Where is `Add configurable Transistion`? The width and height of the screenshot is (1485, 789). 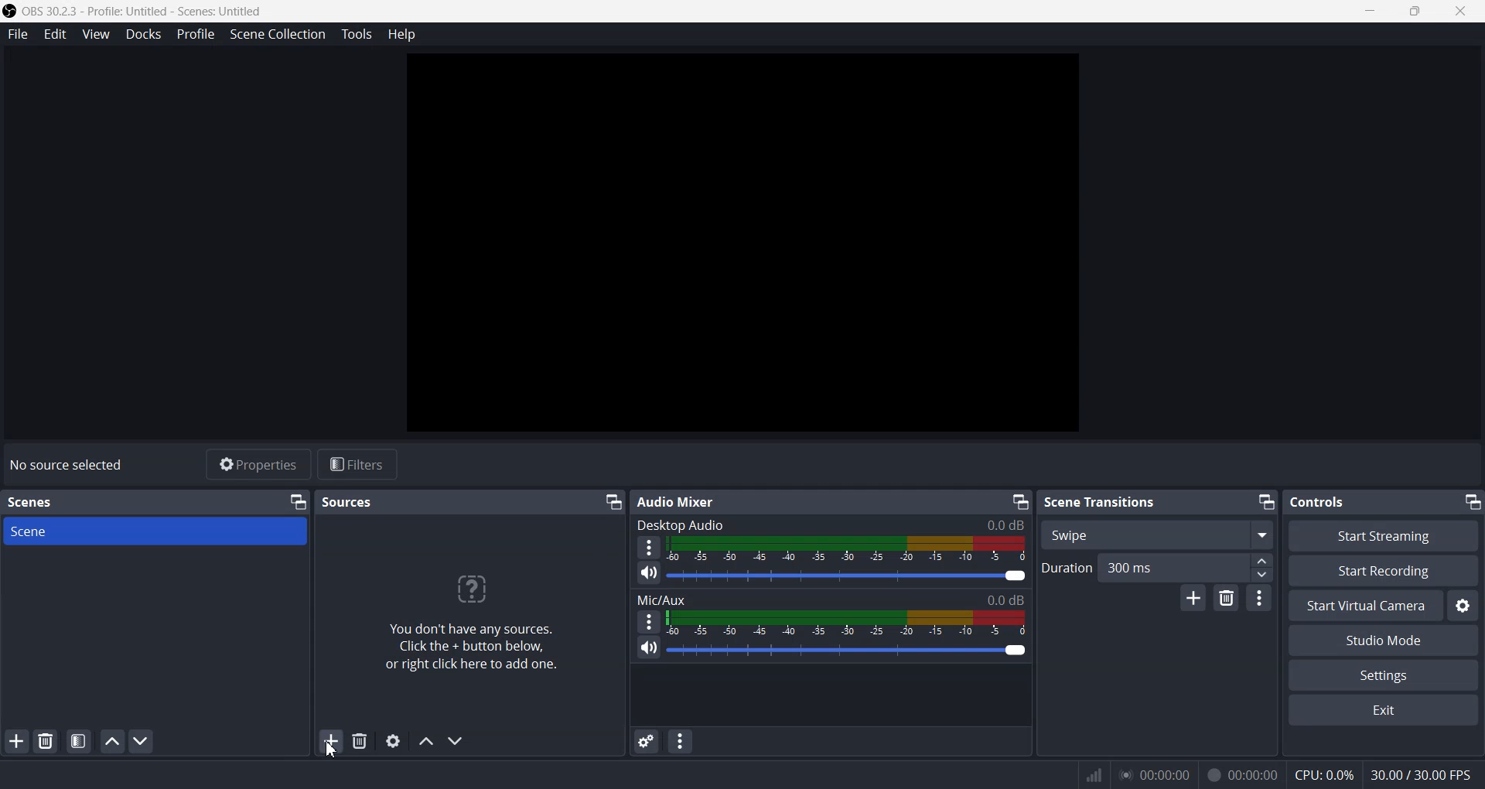 Add configurable Transistion is located at coordinates (1193, 598).